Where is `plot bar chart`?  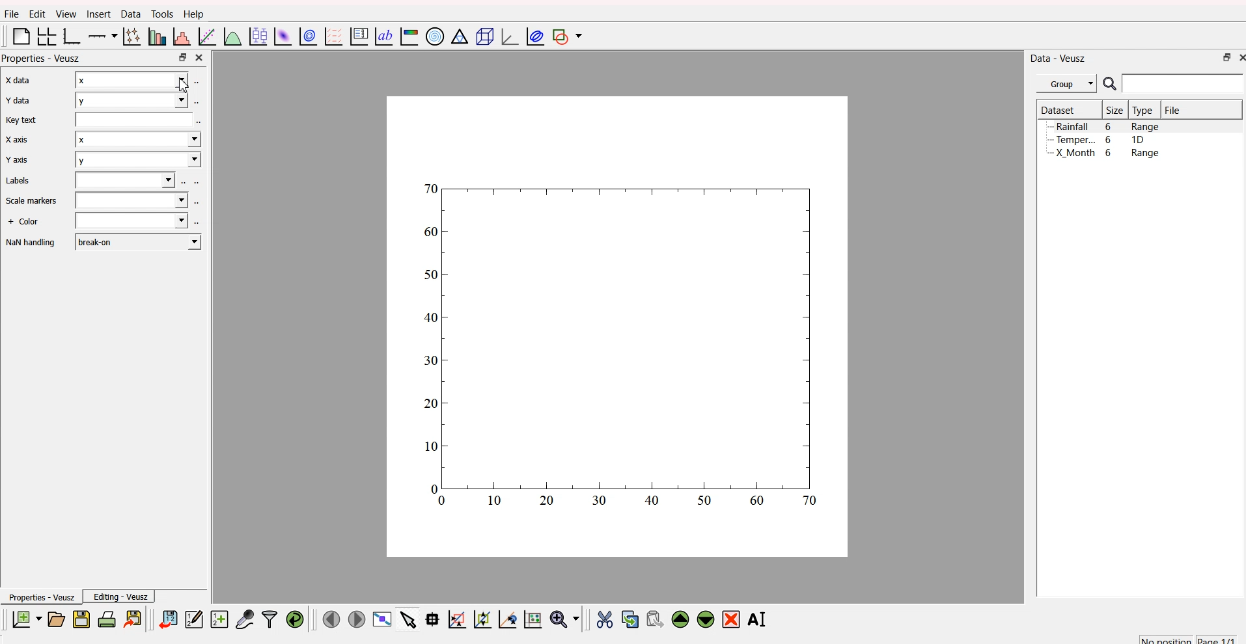 plot bar chart is located at coordinates (155, 36).